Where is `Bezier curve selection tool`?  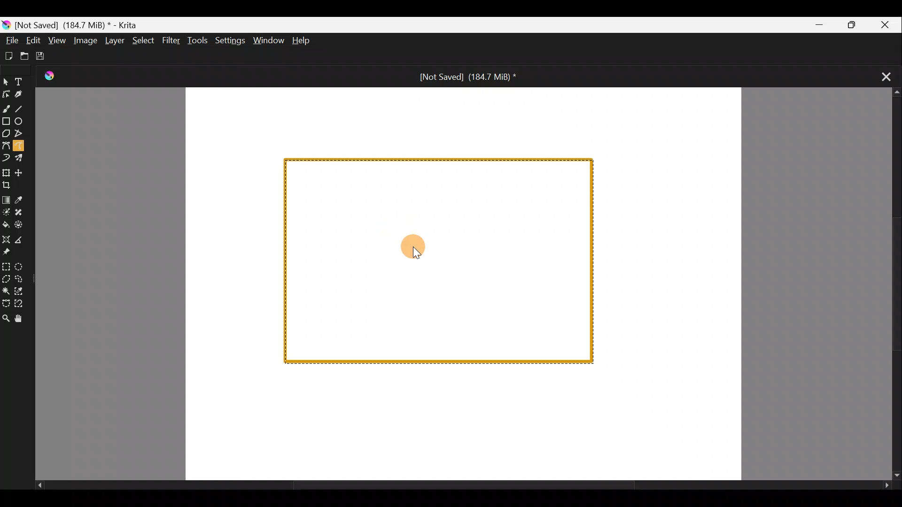 Bezier curve selection tool is located at coordinates (6, 304).